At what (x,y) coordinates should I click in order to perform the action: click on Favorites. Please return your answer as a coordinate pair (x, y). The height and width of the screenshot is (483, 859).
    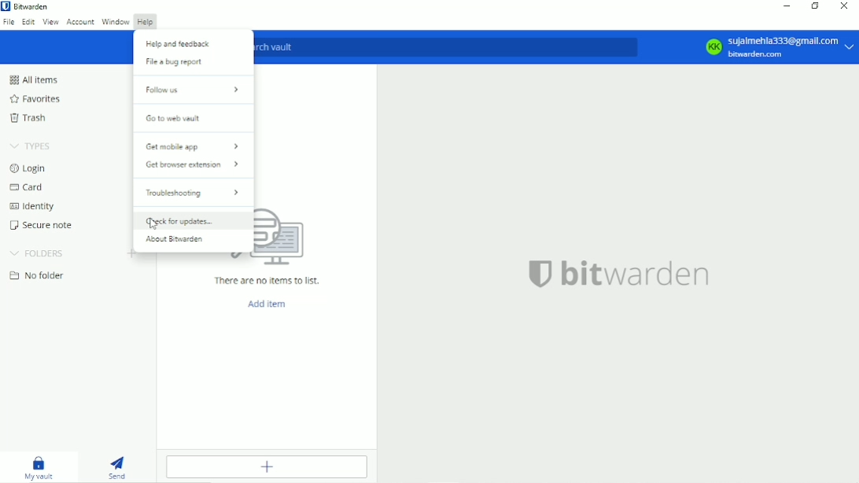
    Looking at the image, I should click on (38, 97).